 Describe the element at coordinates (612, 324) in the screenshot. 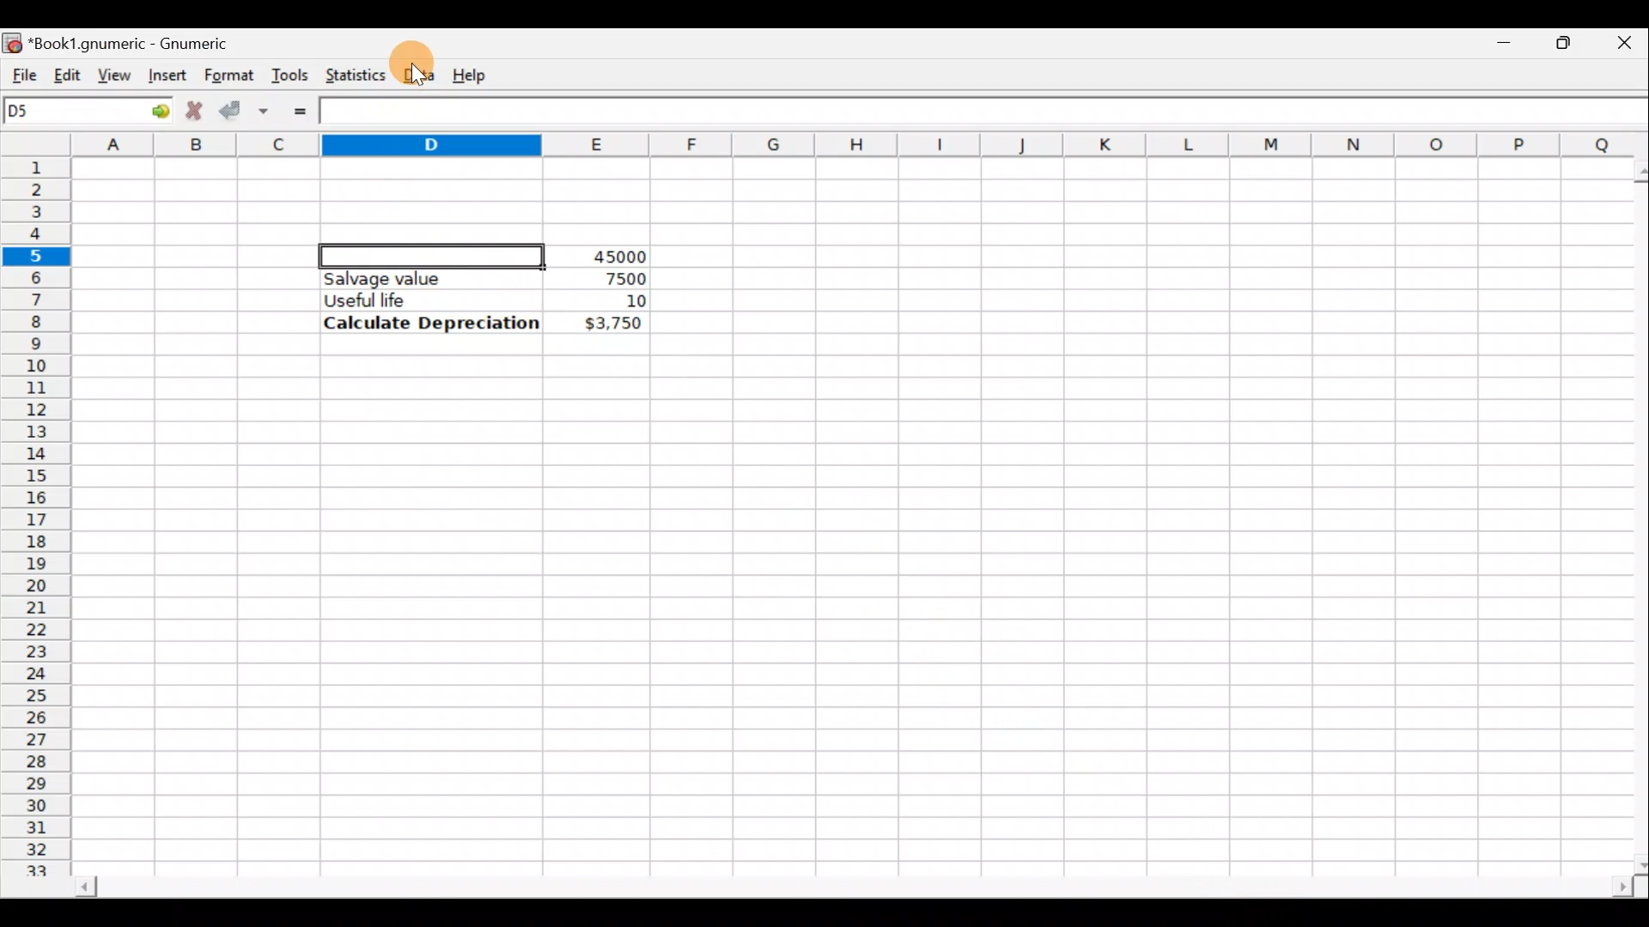

I see `$3,750` at that location.